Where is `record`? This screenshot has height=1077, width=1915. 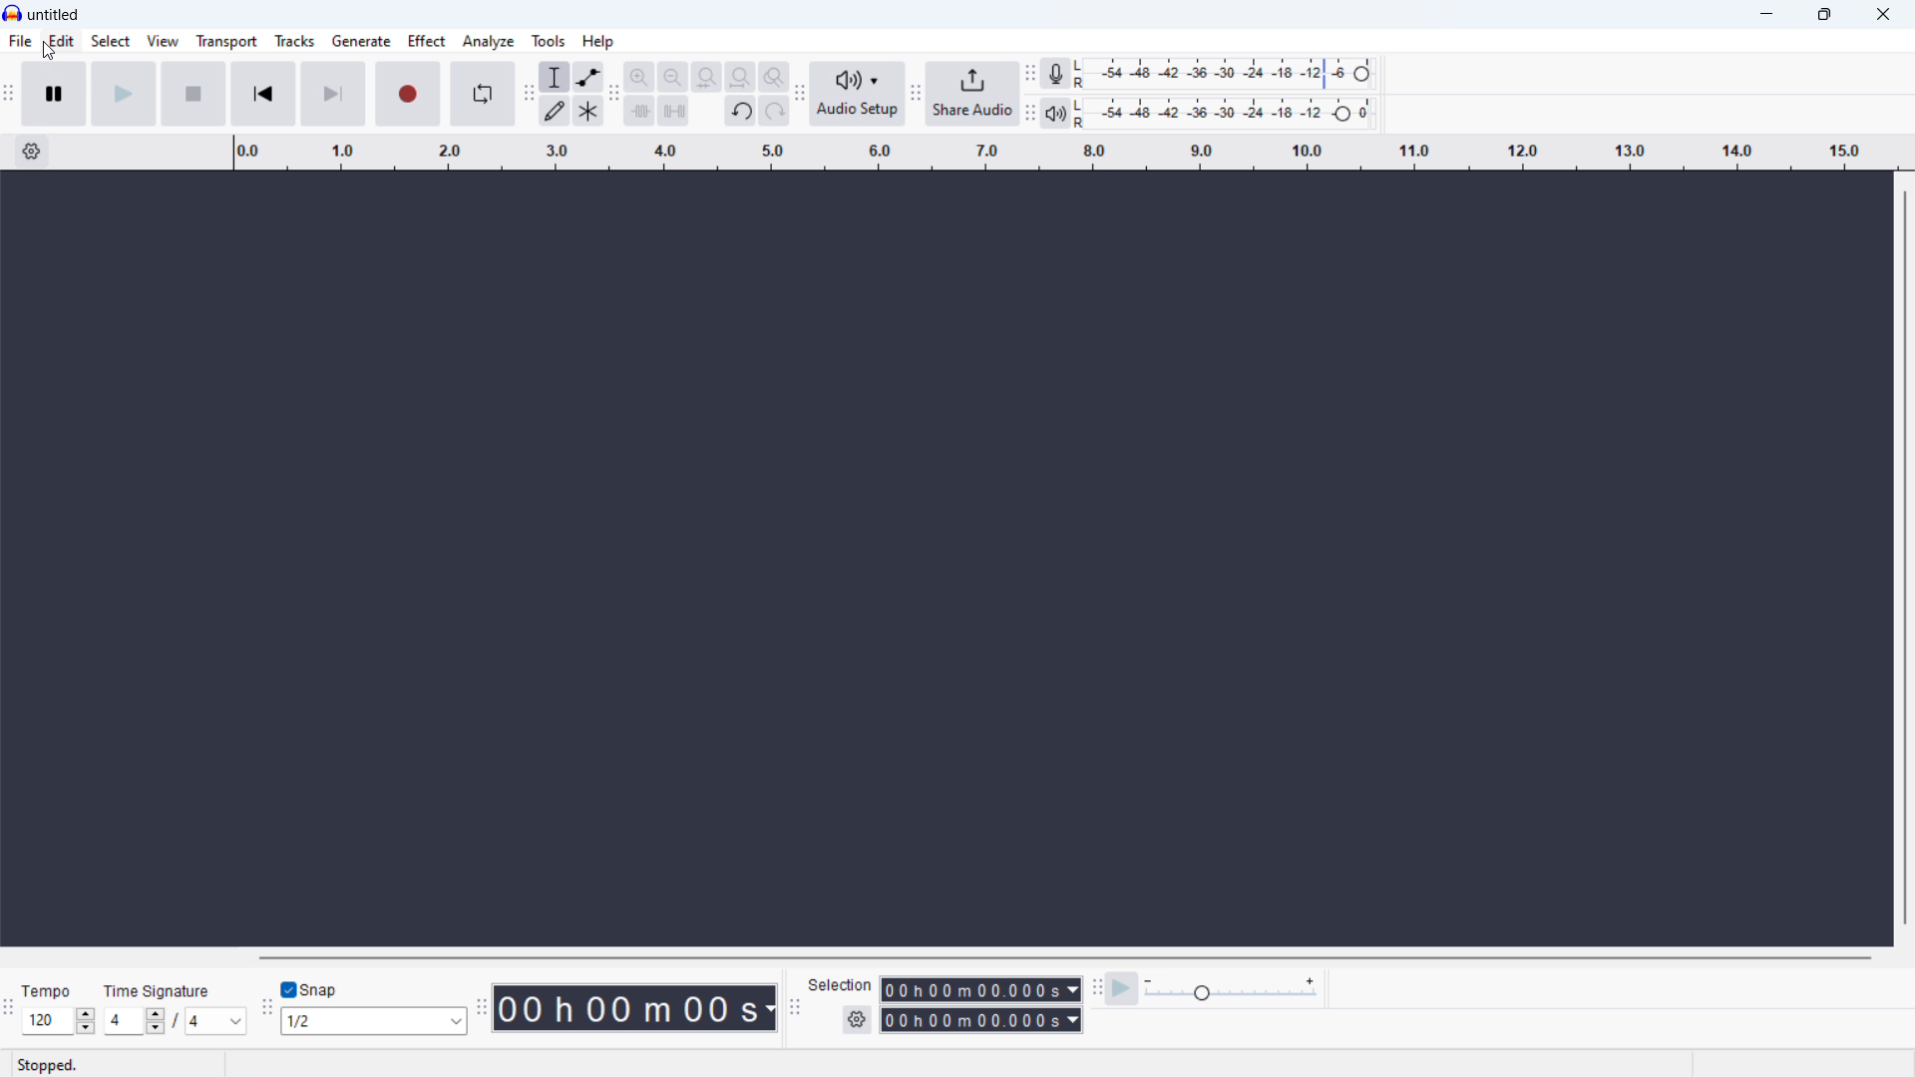 record is located at coordinates (409, 95).